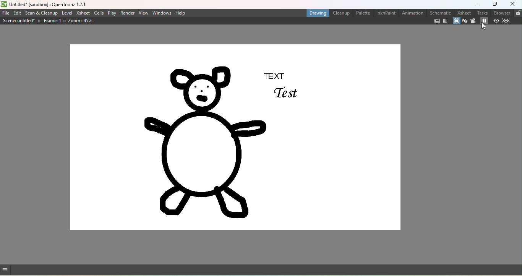 The width and height of the screenshot is (522, 276). Describe the element at coordinates (456, 21) in the screenshot. I see `Camera stand view` at that location.